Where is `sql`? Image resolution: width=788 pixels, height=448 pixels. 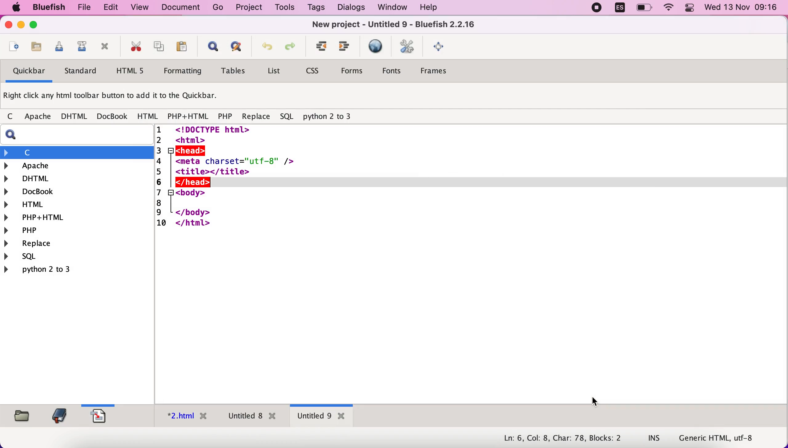
sql is located at coordinates (25, 257).